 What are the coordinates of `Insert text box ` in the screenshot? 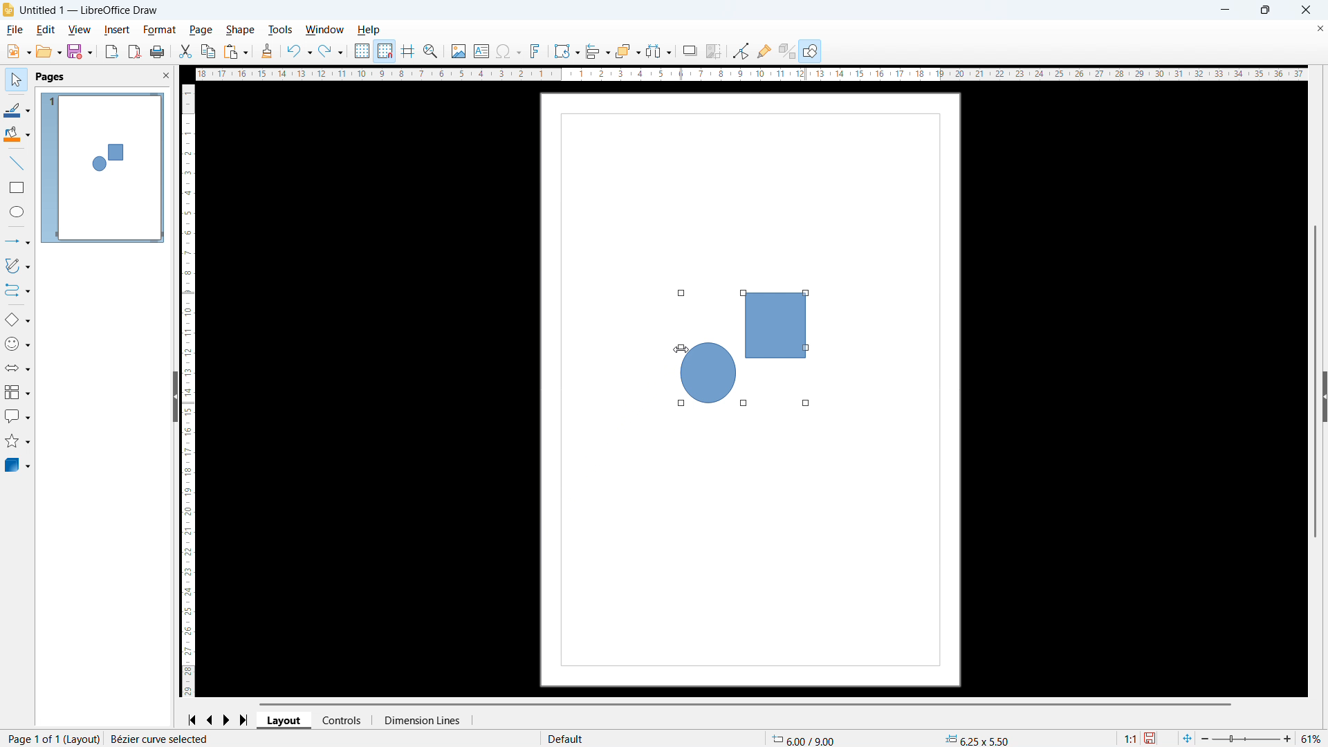 It's located at (481, 51).